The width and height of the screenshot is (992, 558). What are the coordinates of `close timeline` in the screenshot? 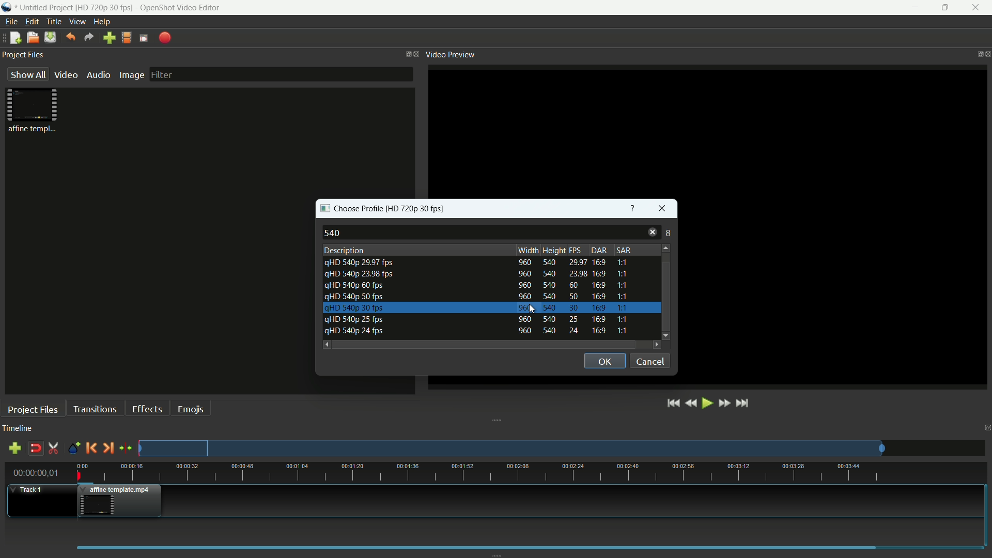 It's located at (986, 428).